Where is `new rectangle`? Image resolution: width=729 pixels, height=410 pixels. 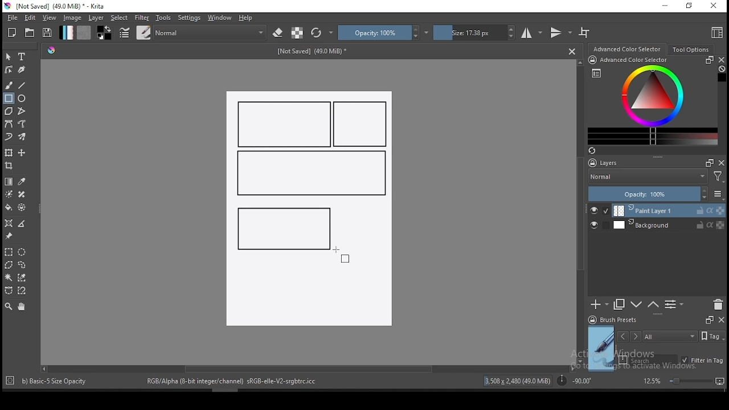 new rectangle is located at coordinates (281, 227).